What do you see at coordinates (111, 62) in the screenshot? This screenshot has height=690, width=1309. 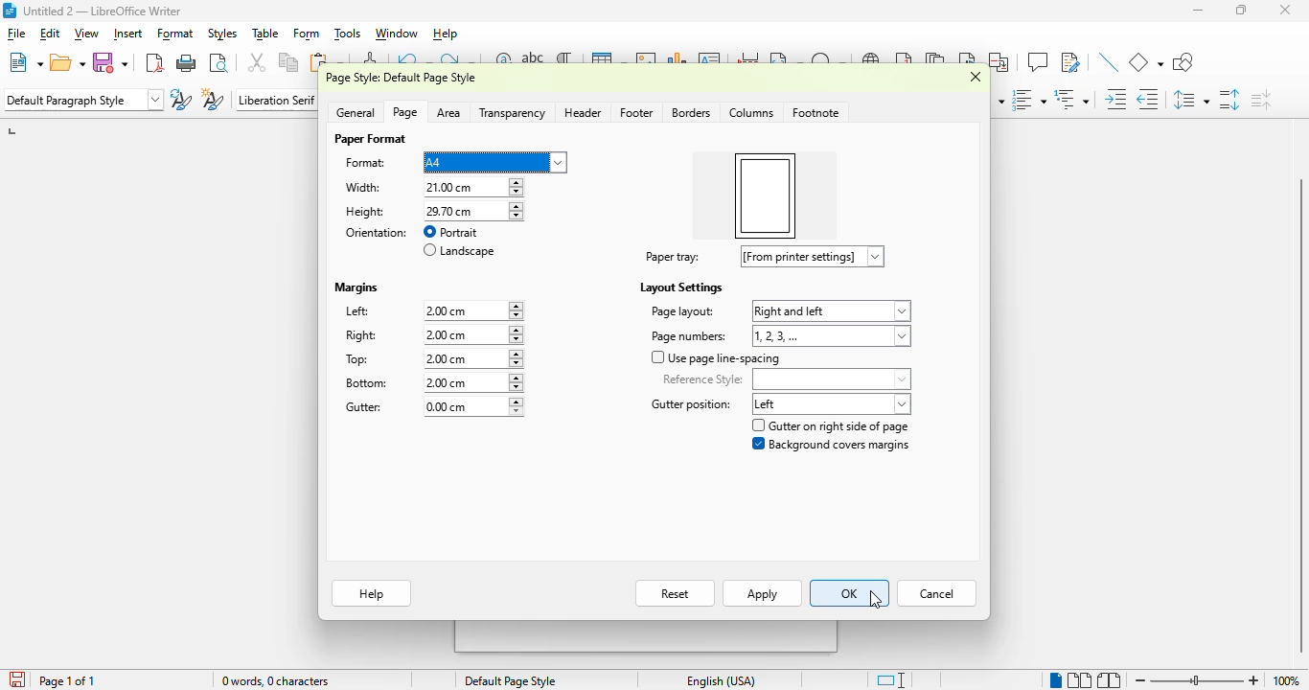 I see `save` at bounding box center [111, 62].